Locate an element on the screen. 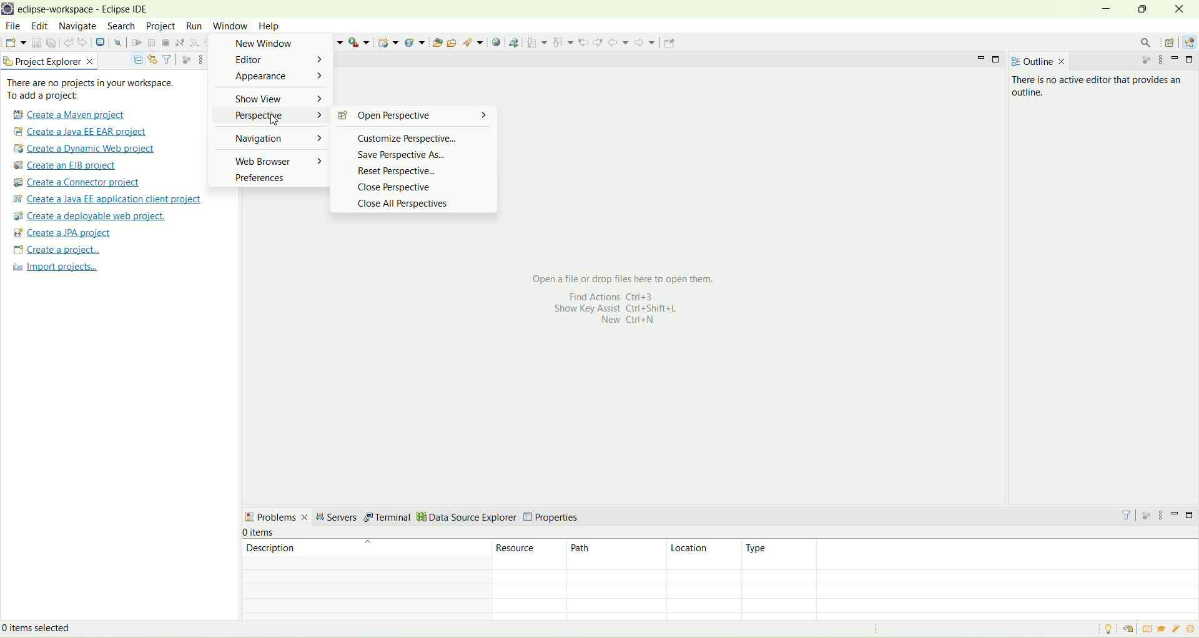  save all is located at coordinates (51, 43).